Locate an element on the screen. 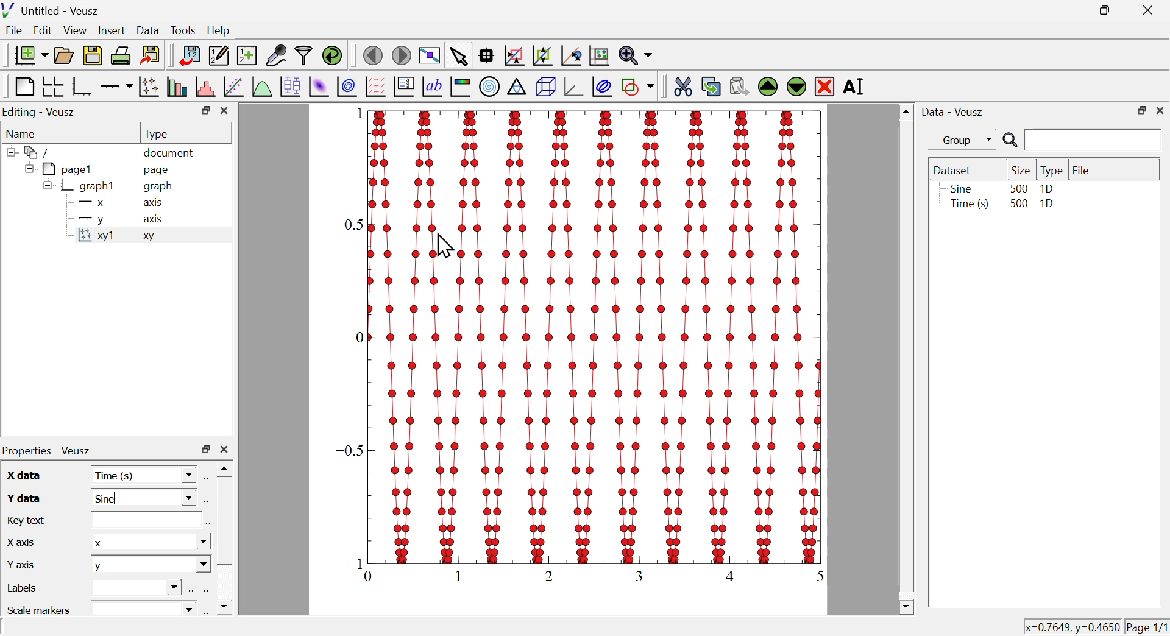  print the document is located at coordinates (122, 55).